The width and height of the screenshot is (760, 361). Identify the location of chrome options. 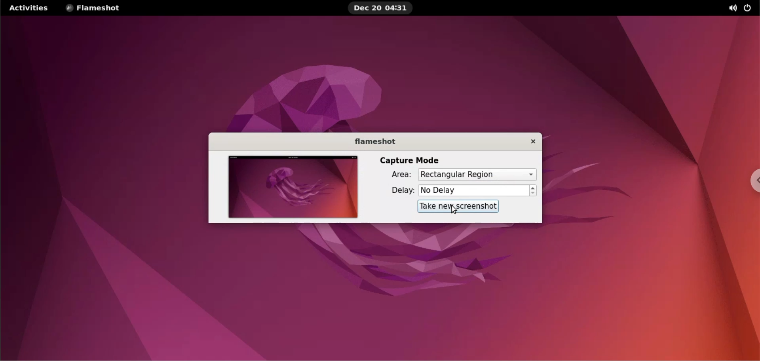
(754, 181).